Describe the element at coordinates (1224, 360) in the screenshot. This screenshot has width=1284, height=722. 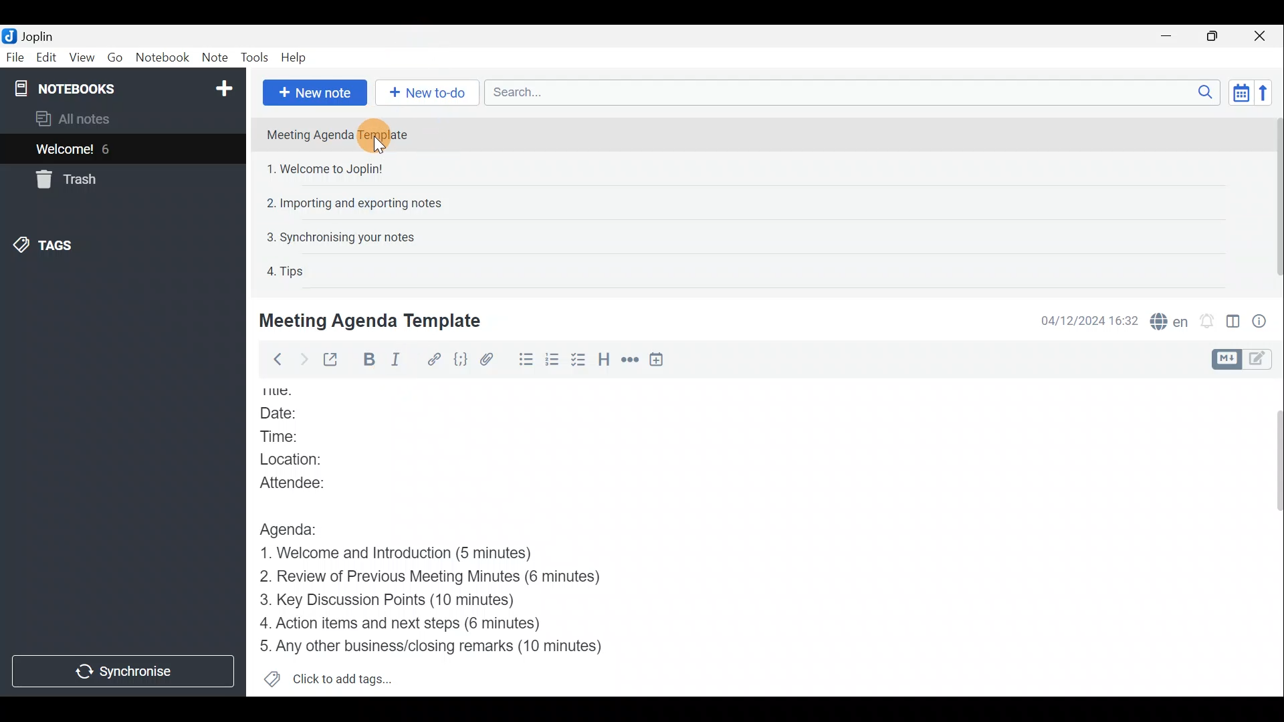
I see `Toggle editors` at that location.